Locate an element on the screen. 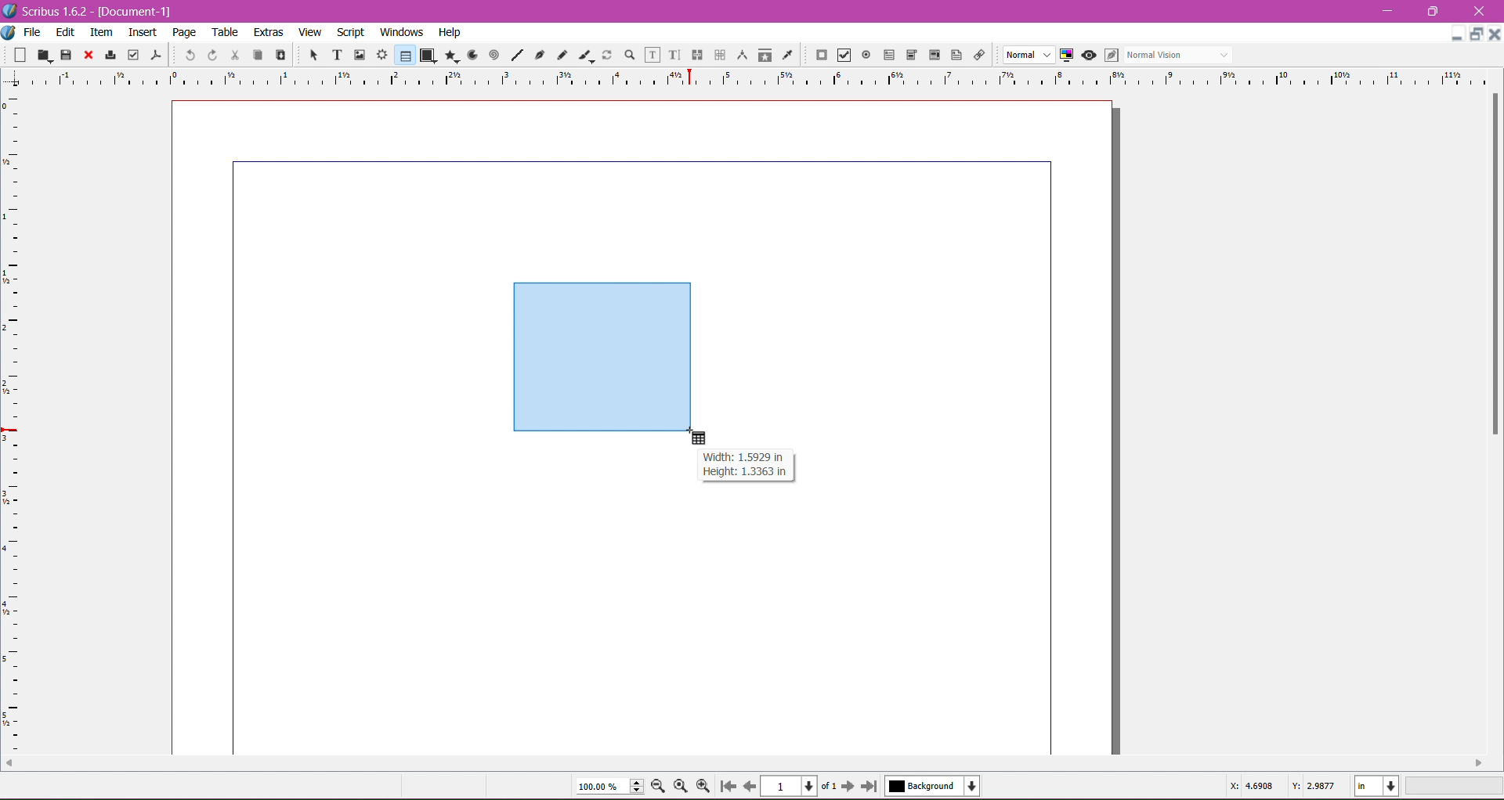  Minimize is located at coordinates (1391, 9).